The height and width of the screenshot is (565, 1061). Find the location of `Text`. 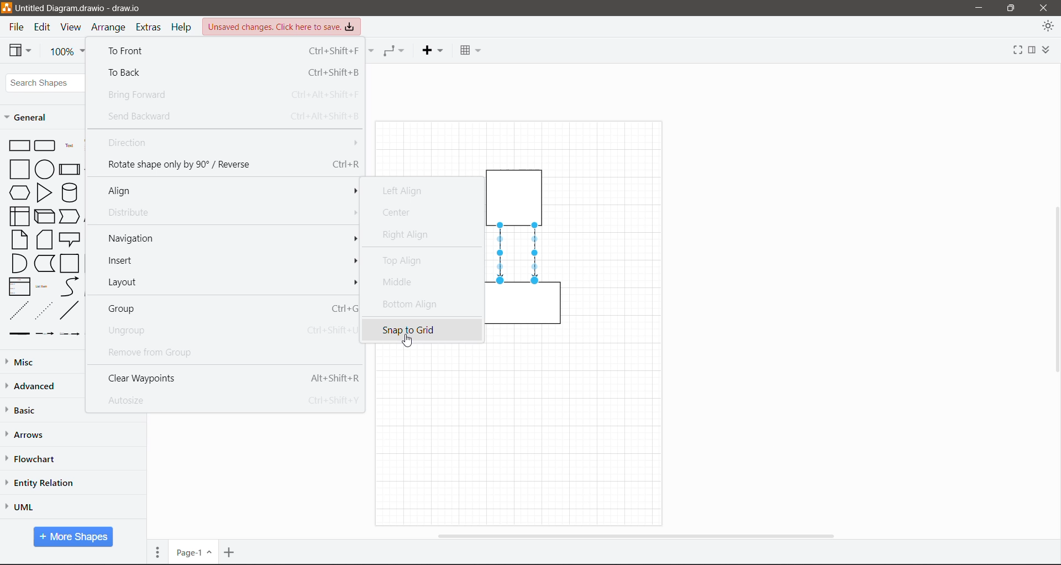

Text is located at coordinates (69, 144).